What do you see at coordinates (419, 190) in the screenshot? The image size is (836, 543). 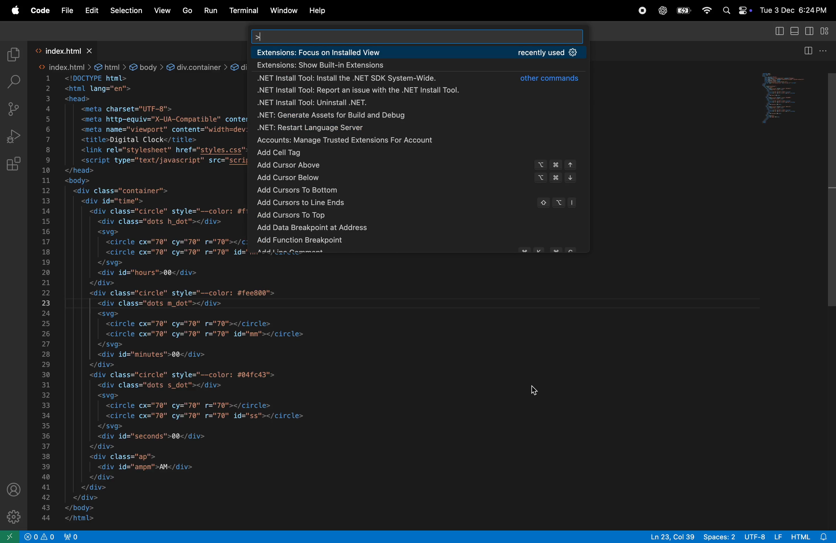 I see `add cursor to bottom` at bounding box center [419, 190].